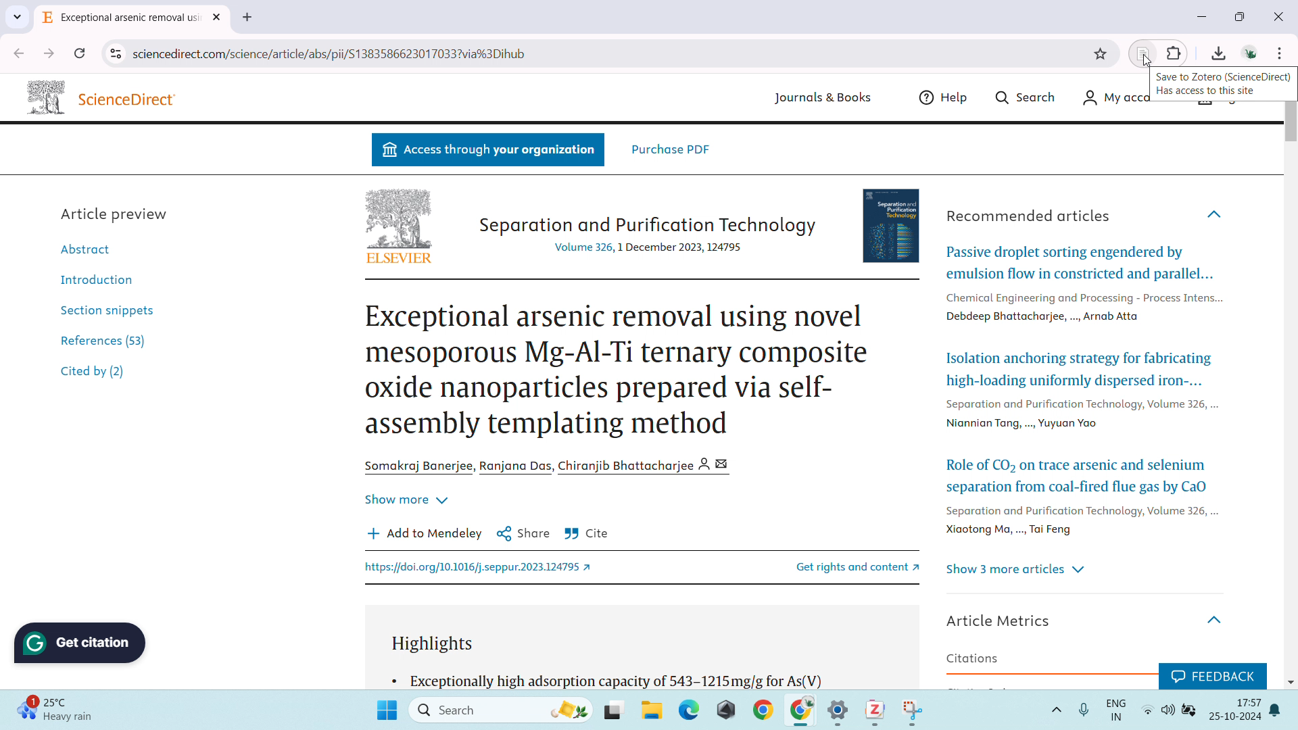  Describe the element at coordinates (1078, 473) in the screenshot. I see `Role of CO2 on trace arsenic and selenium separation from coal-fired flue gas by CaO` at that location.